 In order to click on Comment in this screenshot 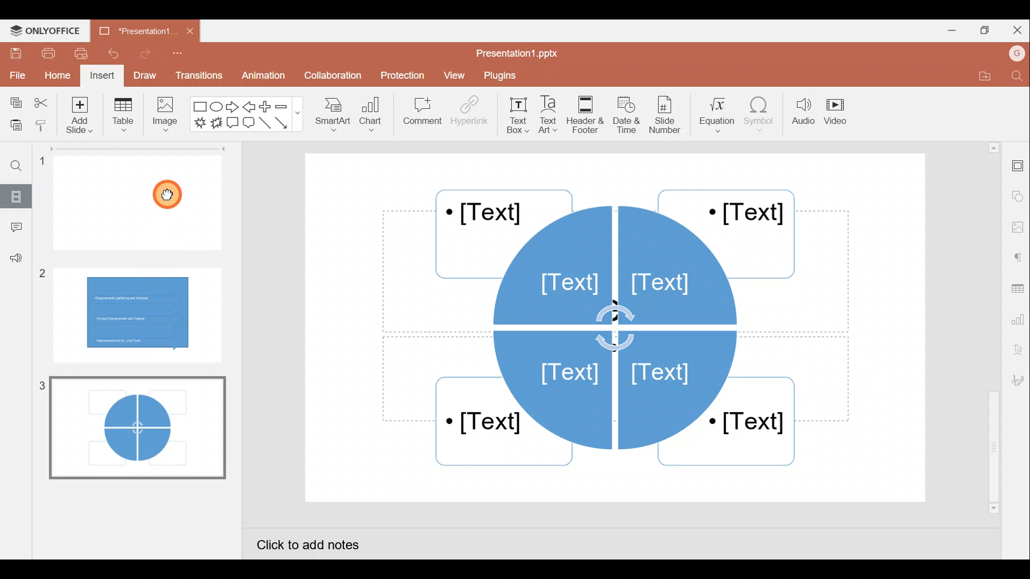, I will do `click(13, 227)`.